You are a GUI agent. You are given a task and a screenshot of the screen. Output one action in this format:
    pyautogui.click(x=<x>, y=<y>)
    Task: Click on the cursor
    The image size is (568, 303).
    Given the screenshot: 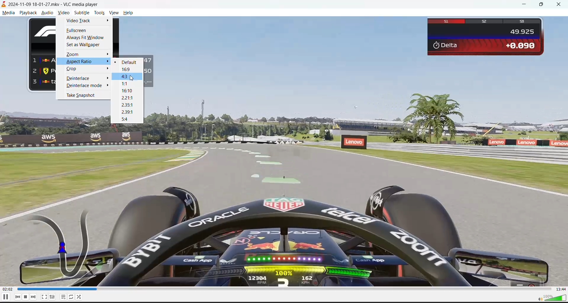 What is the action you would take?
    pyautogui.click(x=131, y=79)
    